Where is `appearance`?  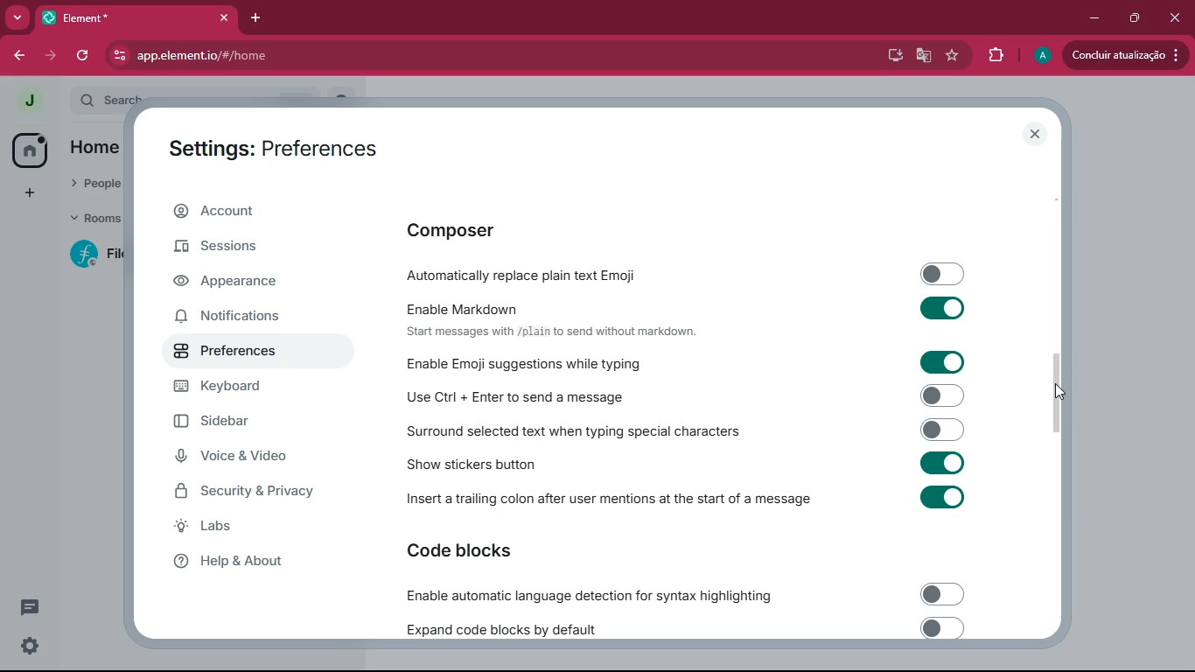 appearance is located at coordinates (234, 284).